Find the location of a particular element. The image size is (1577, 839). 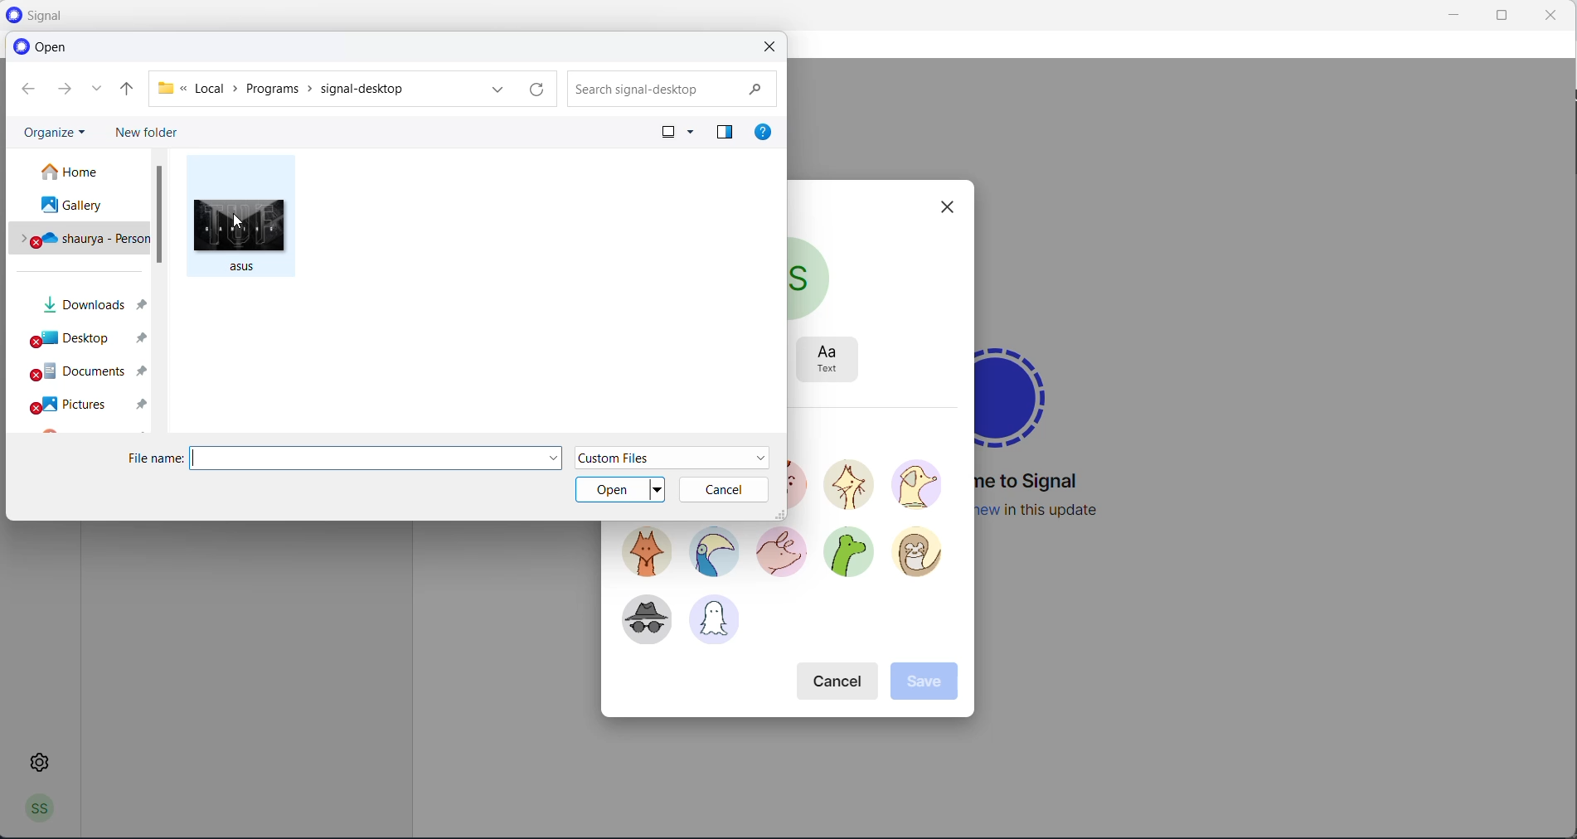

home is located at coordinates (81, 172).